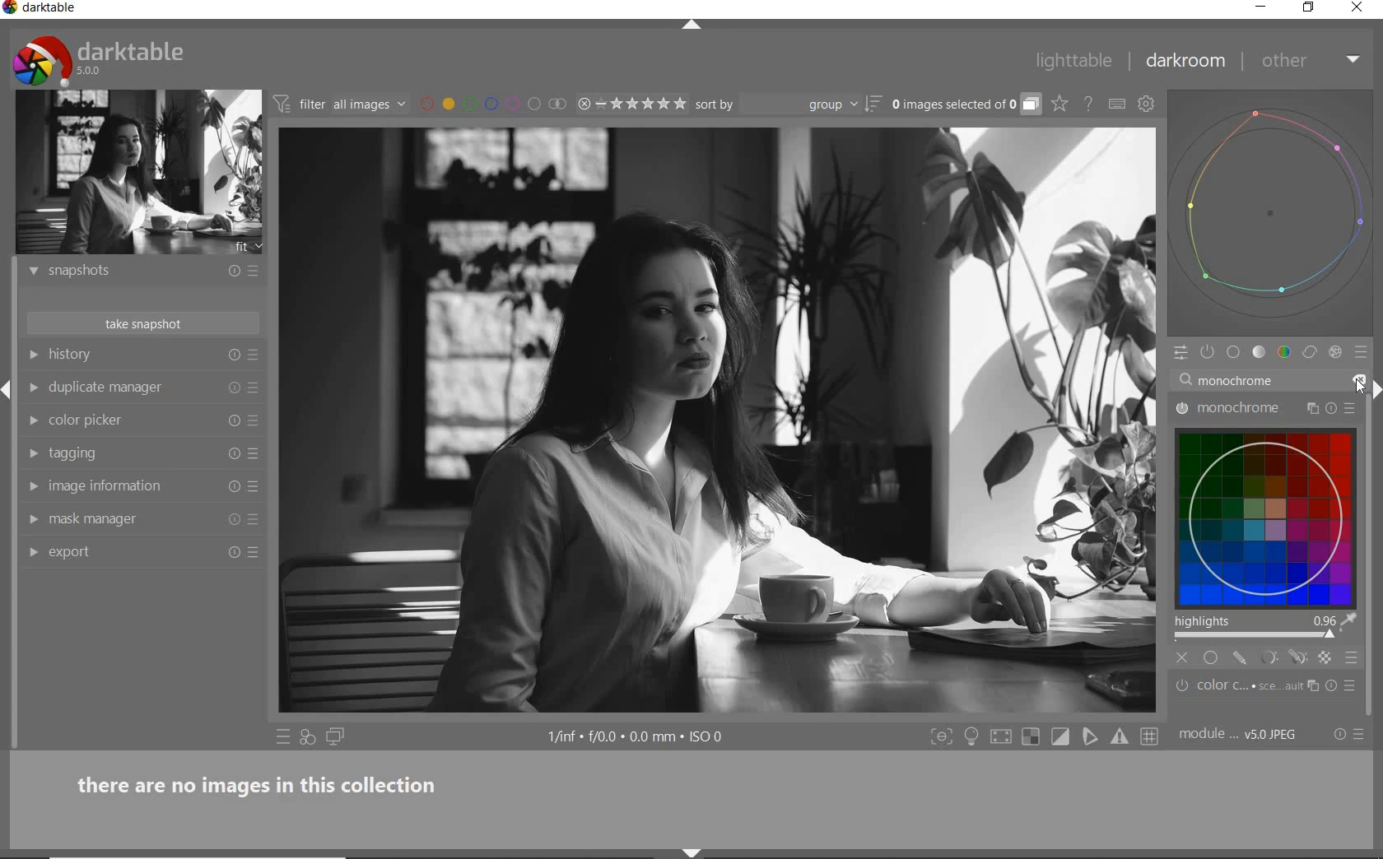 Image resolution: width=1383 pixels, height=859 pixels. Describe the element at coordinates (33, 554) in the screenshot. I see `show module` at that location.